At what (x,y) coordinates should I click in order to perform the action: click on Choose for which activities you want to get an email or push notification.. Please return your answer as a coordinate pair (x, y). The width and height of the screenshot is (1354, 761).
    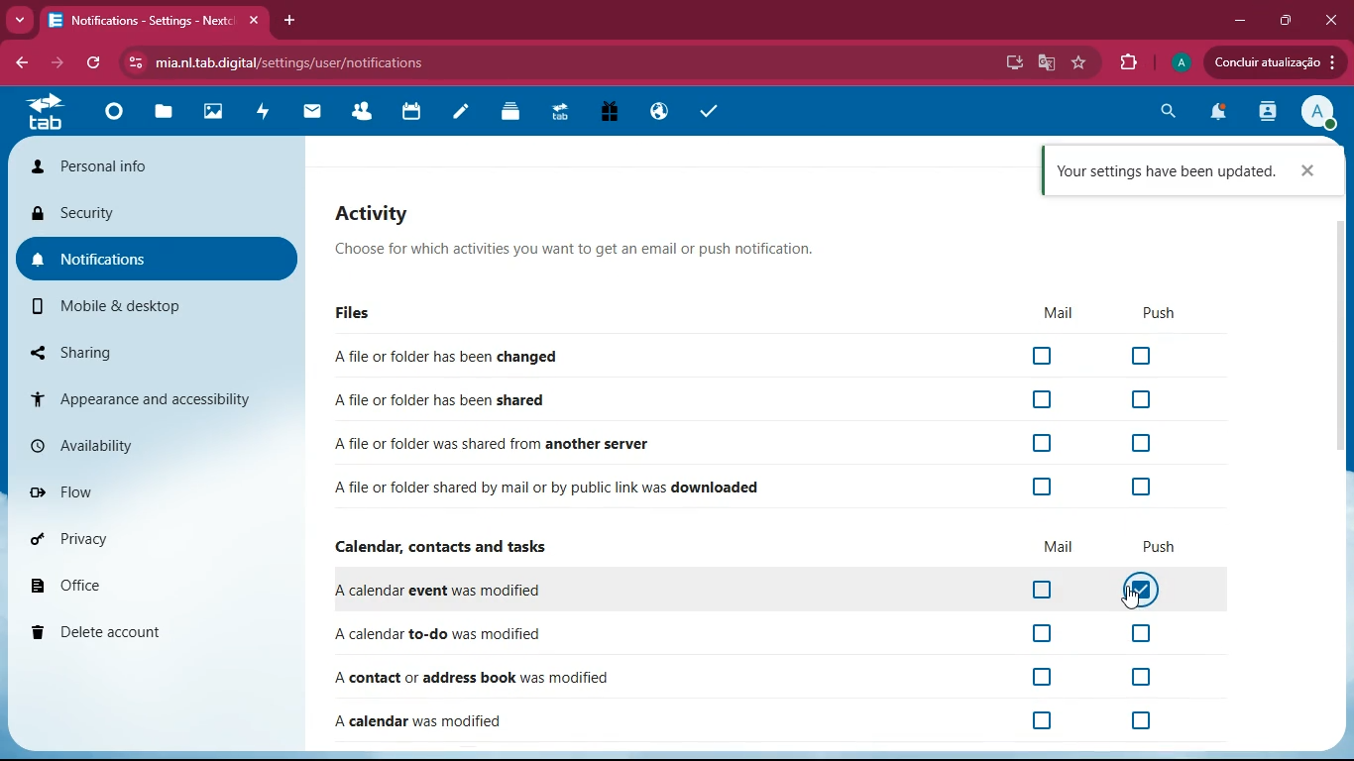
    Looking at the image, I should click on (570, 253).